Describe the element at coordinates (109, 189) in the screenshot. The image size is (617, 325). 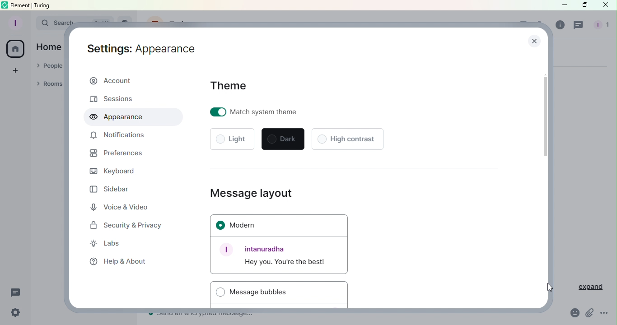
I see `Sidebar` at that location.